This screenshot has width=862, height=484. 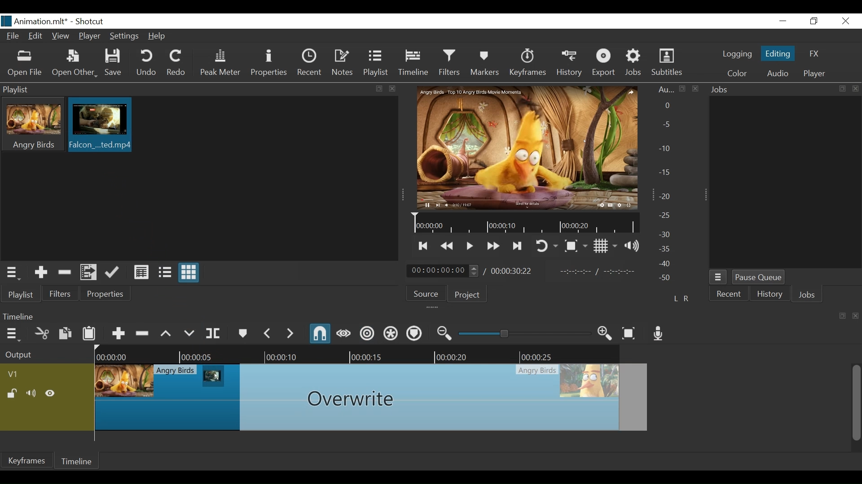 What do you see at coordinates (659, 334) in the screenshot?
I see `Record Audio` at bounding box center [659, 334].